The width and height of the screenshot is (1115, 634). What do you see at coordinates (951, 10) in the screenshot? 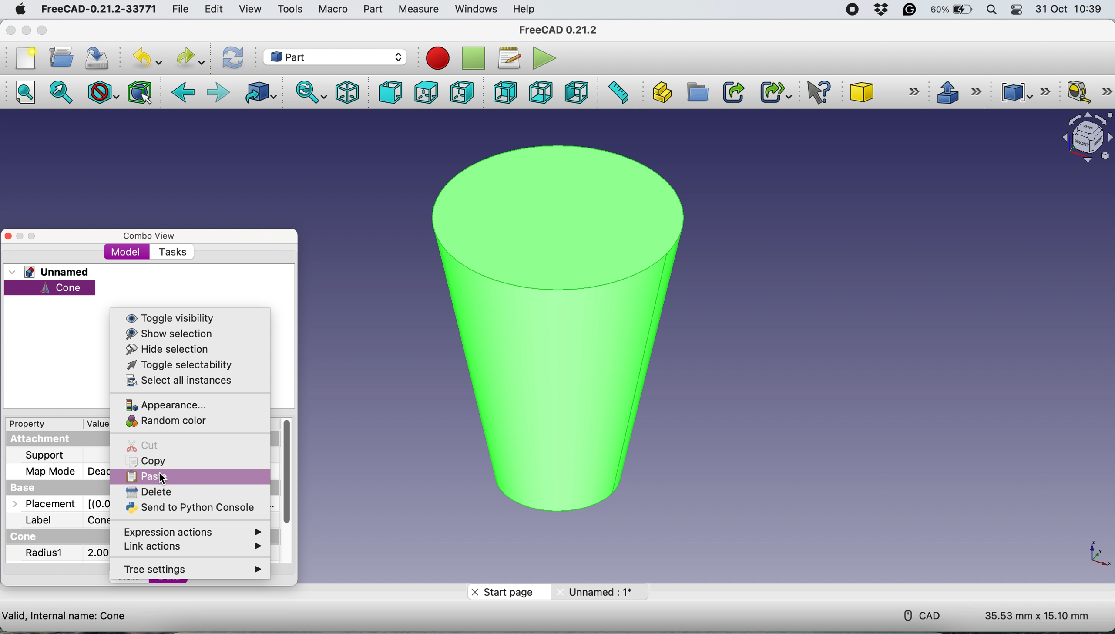
I see `60%` at bounding box center [951, 10].